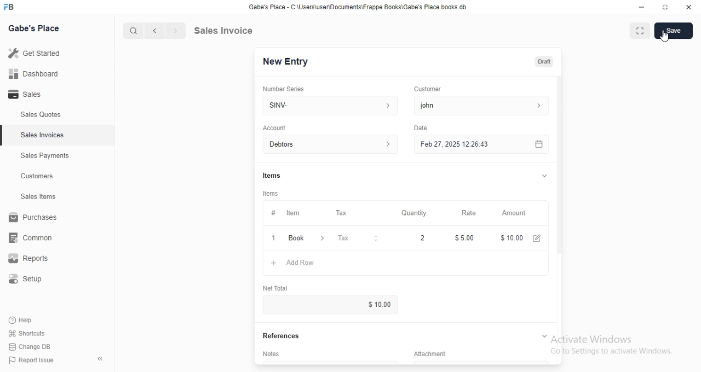 This screenshot has width=701, height=372. What do you see at coordinates (665, 8) in the screenshot?
I see `Expand` at bounding box center [665, 8].